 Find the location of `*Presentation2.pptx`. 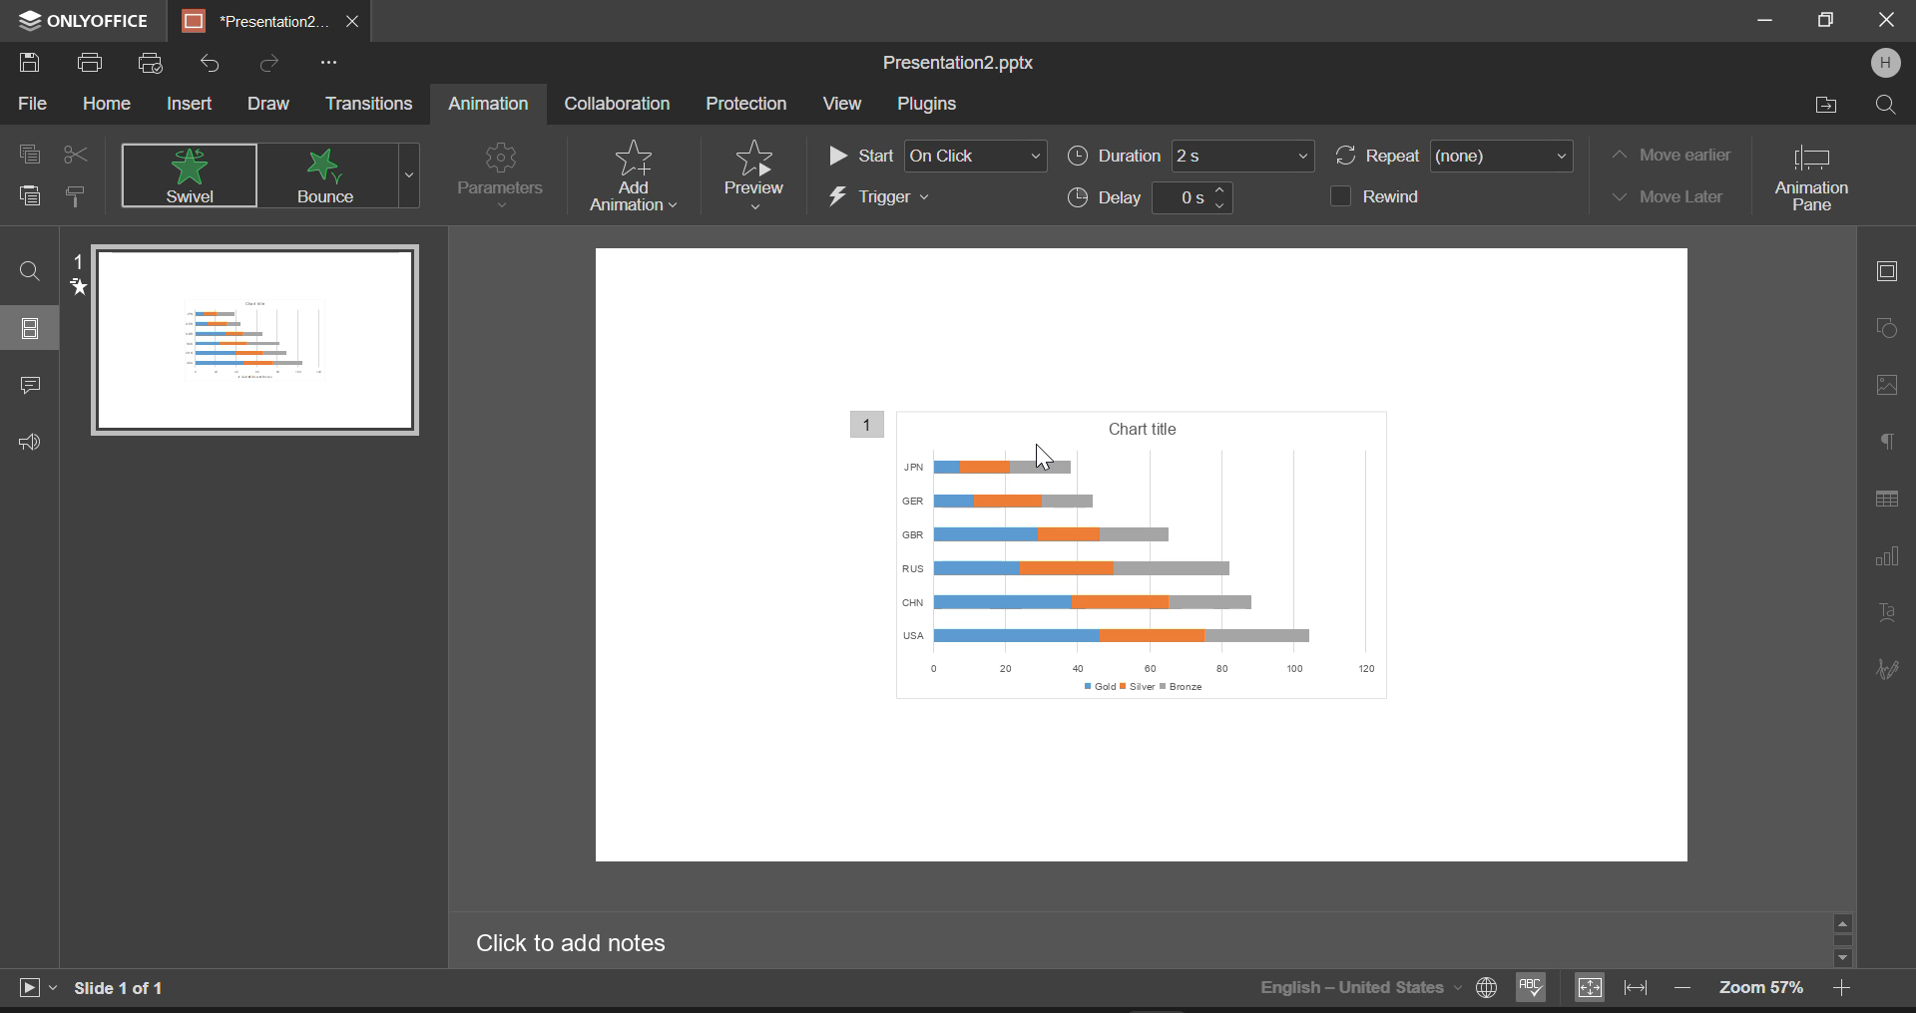

*Presentation2.pptx is located at coordinates (254, 22).